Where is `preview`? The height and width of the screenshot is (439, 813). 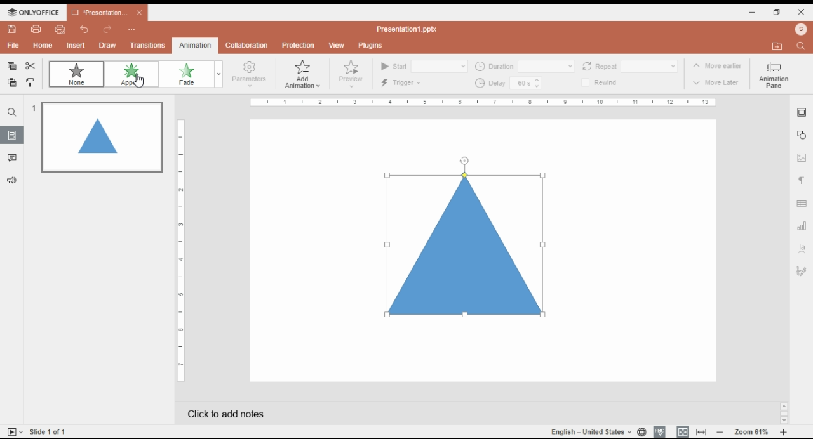
preview is located at coordinates (354, 75).